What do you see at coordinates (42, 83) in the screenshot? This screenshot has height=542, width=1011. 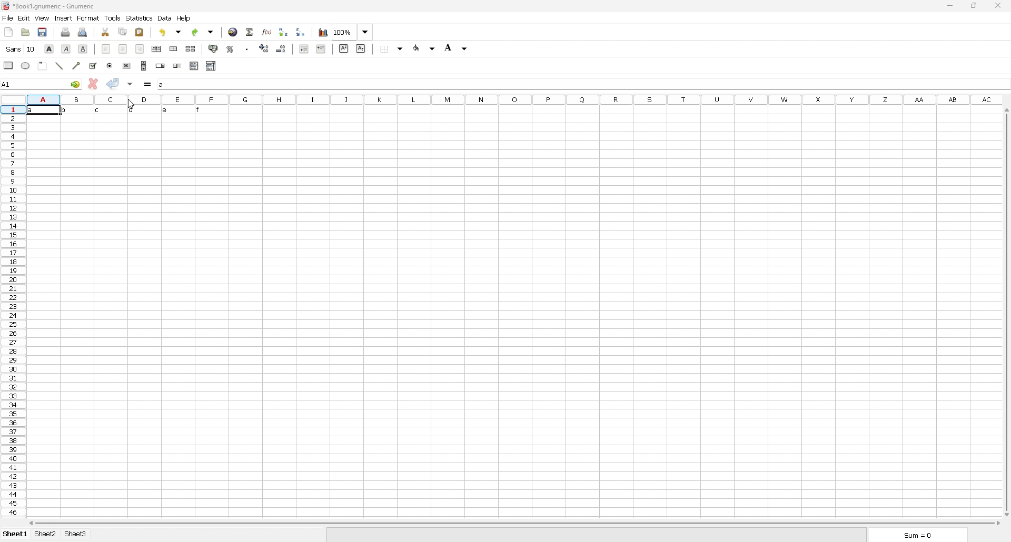 I see `selected cell` at bounding box center [42, 83].